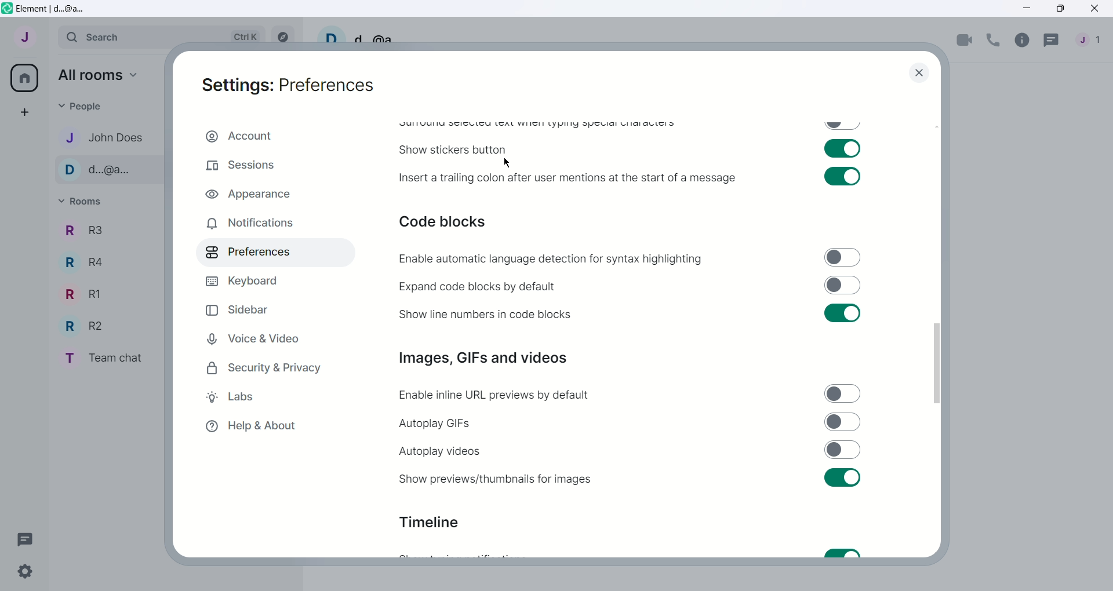 The image size is (1113, 591). I want to click on Toggle swtich on for show stickers button, so click(841, 148).